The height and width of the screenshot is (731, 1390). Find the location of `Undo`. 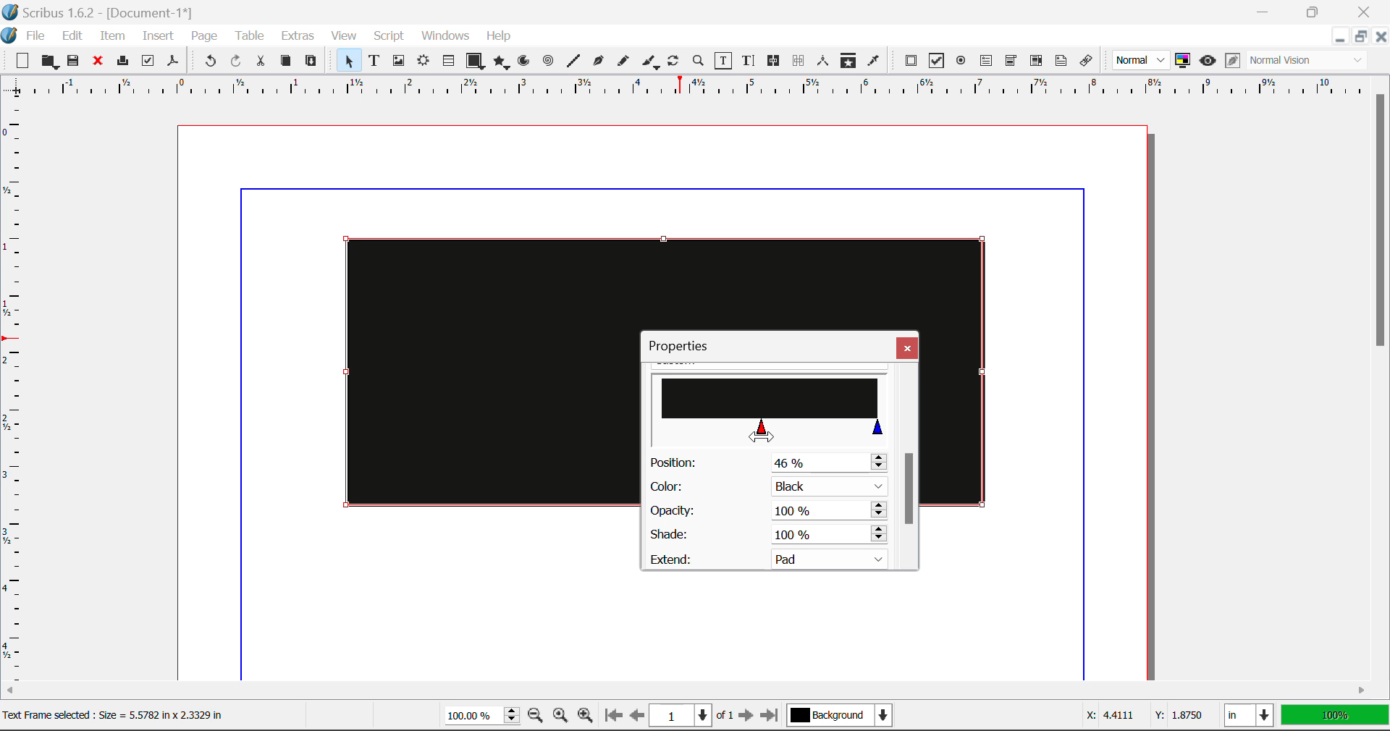

Undo is located at coordinates (210, 63).